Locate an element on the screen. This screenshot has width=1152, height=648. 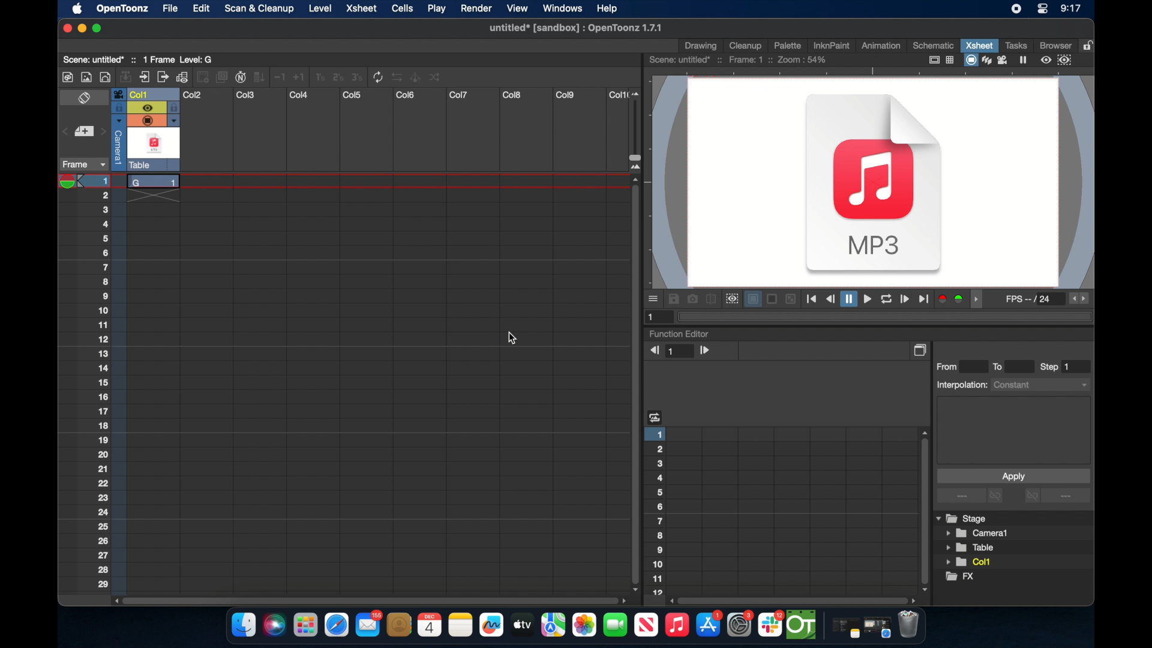
col1 is located at coordinates (972, 562).